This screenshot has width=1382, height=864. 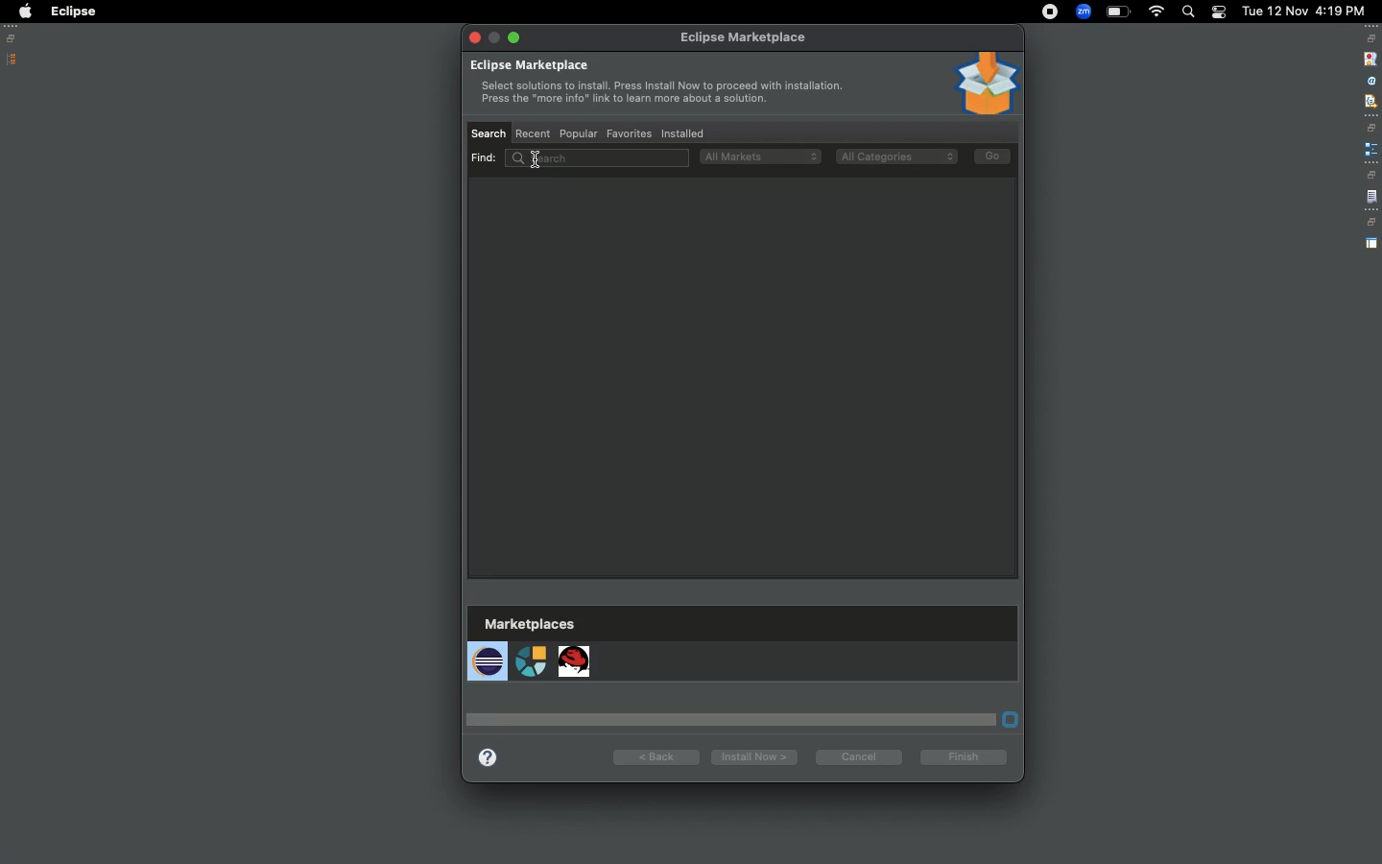 I want to click on Go, so click(x=993, y=156).